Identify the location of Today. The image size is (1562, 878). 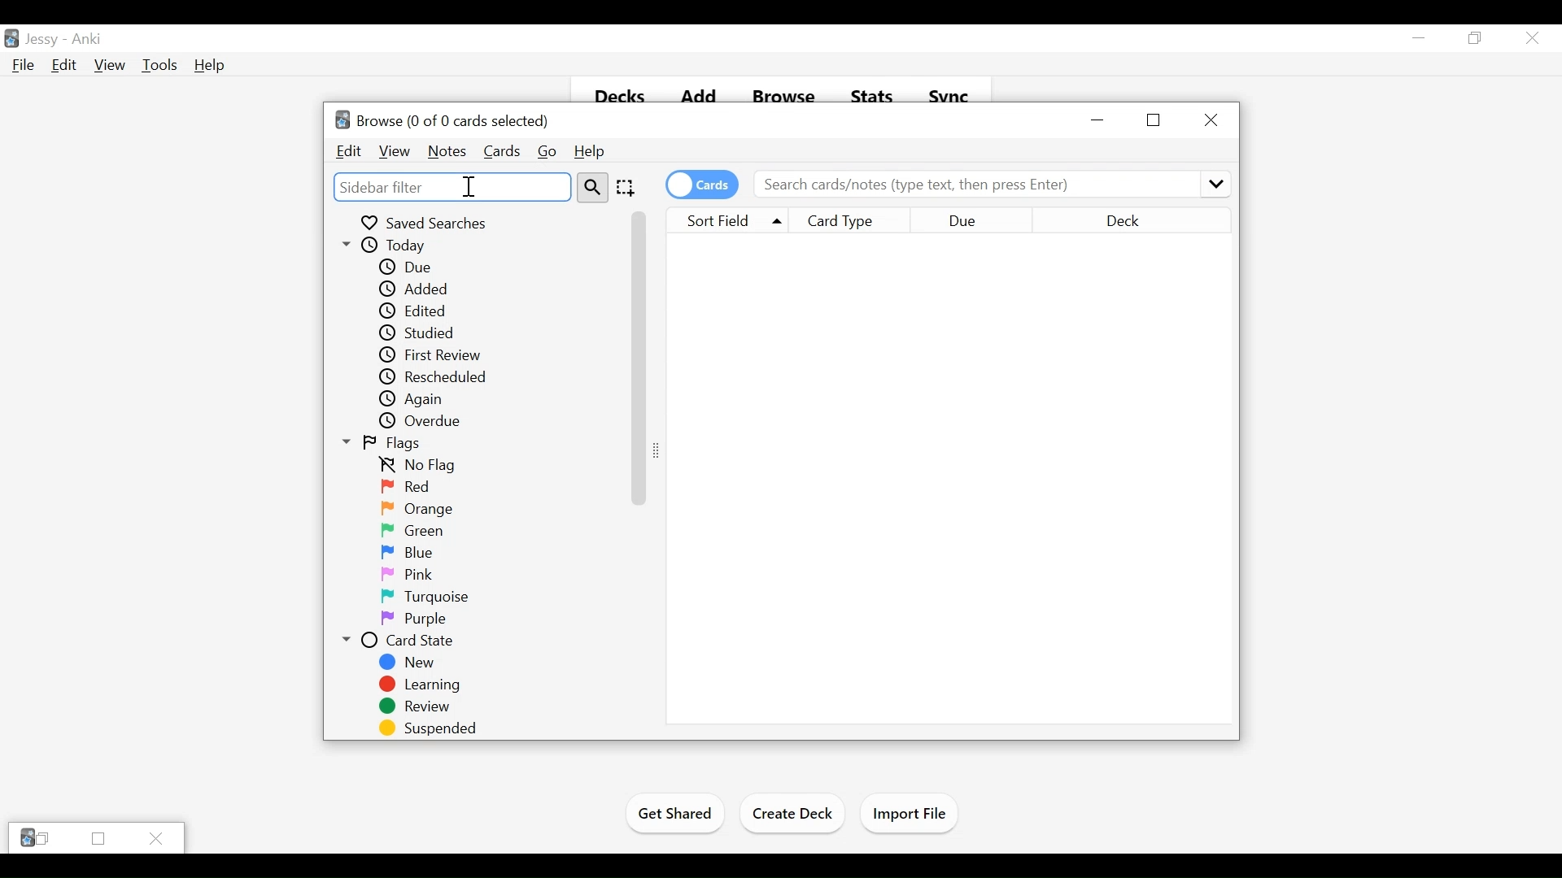
(416, 246).